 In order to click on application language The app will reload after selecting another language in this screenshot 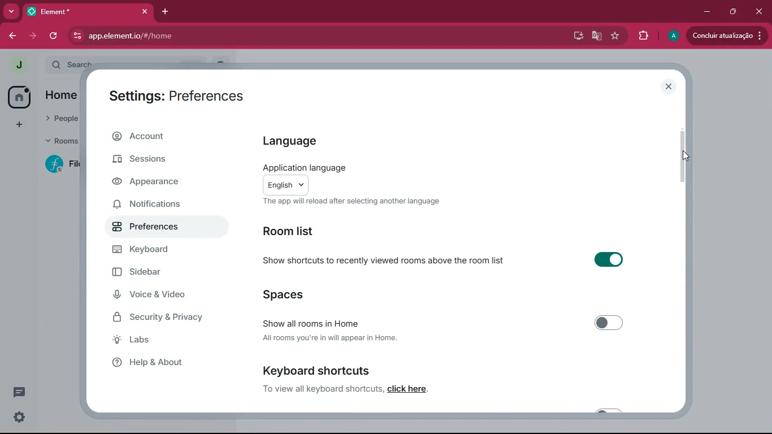, I will do `click(371, 176)`.